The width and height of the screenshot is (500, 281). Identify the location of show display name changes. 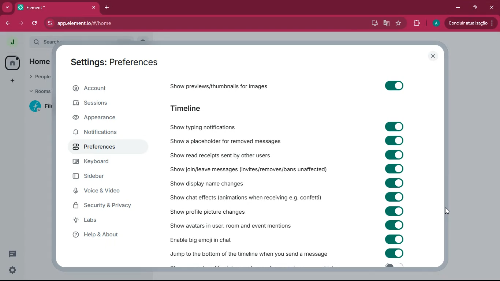
(211, 183).